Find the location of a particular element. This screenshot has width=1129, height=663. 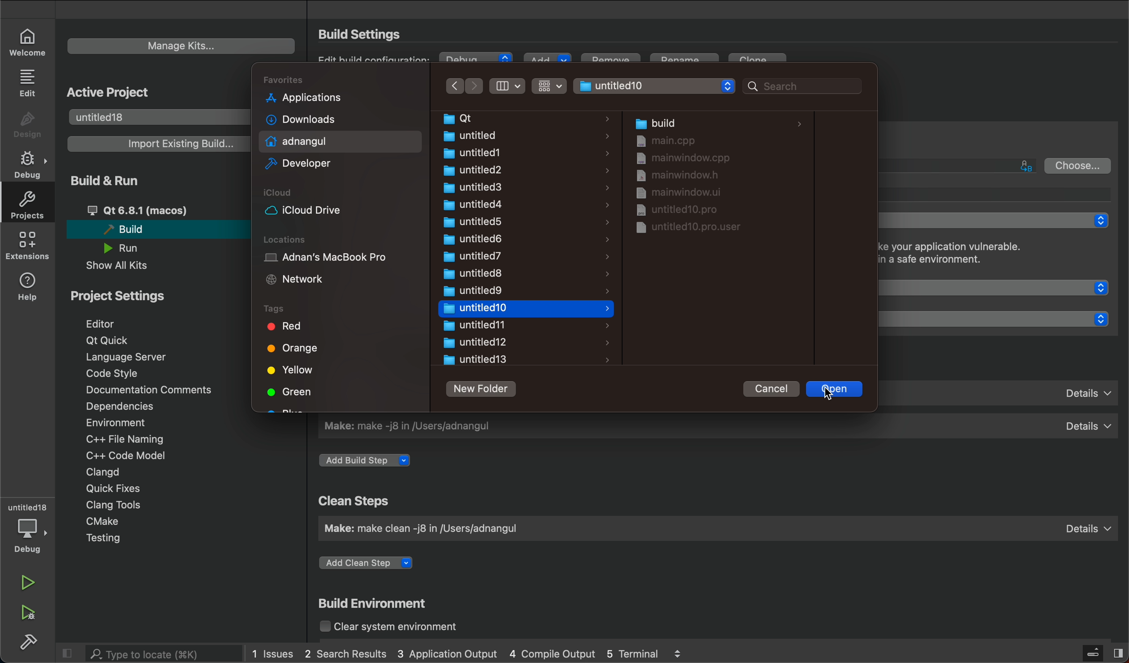

4 Compile Output is located at coordinates (552, 654).